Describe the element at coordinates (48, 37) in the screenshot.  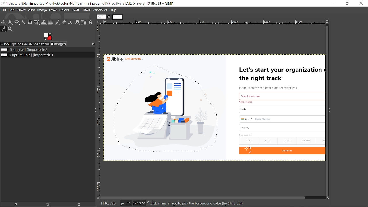
I see `Foreground tool` at that location.